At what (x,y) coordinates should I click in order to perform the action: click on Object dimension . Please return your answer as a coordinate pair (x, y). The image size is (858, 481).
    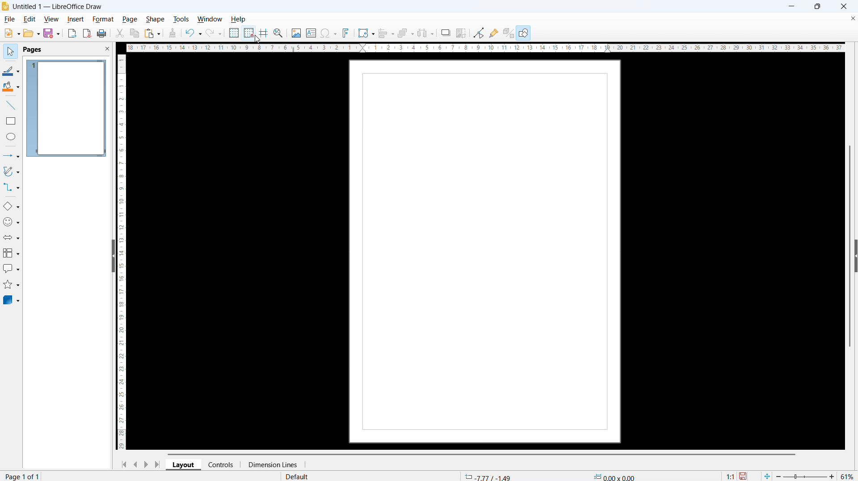
    Looking at the image, I should click on (616, 476).